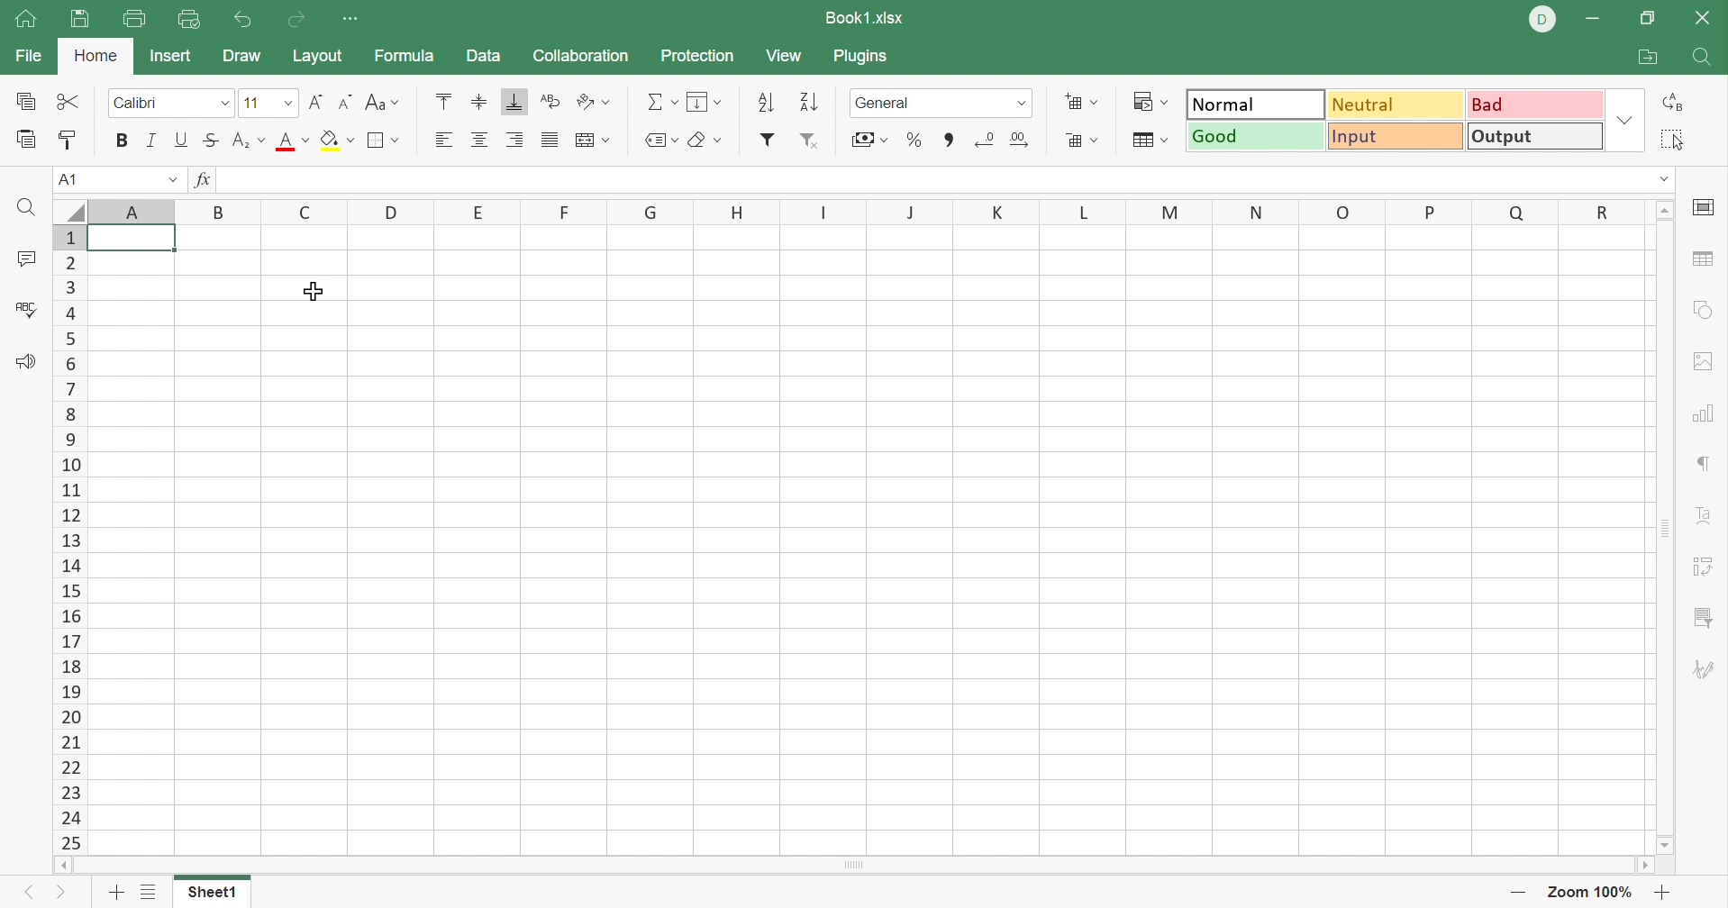 This screenshot has width=1728, height=908. I want to click on Book1.xlsx, so click(866, 16).